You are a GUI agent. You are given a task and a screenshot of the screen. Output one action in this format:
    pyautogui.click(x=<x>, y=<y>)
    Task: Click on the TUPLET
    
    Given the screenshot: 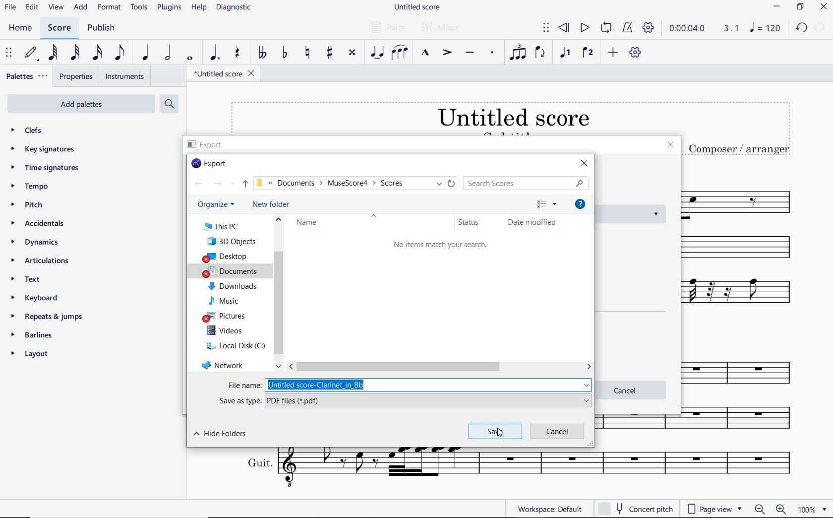 What is the action you would take?
    pyautogui.click(x=518, y=52)
    